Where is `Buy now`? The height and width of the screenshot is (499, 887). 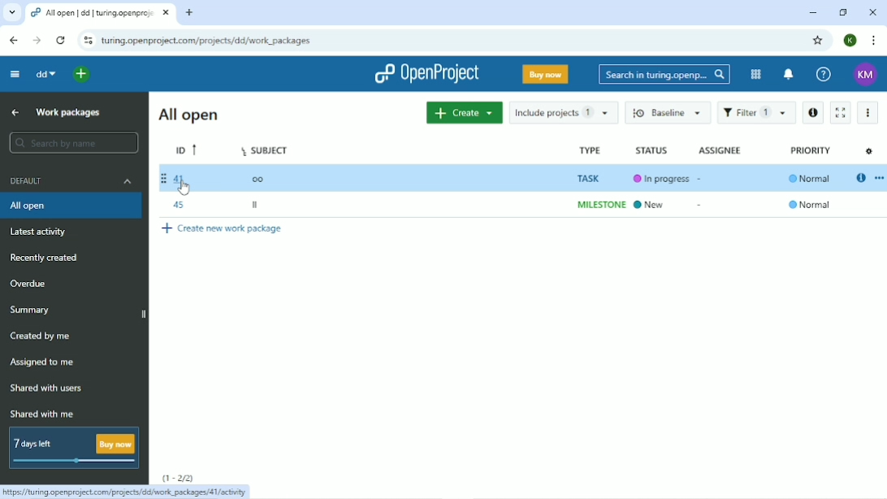 Buy now is located at coordinates (544, 74).